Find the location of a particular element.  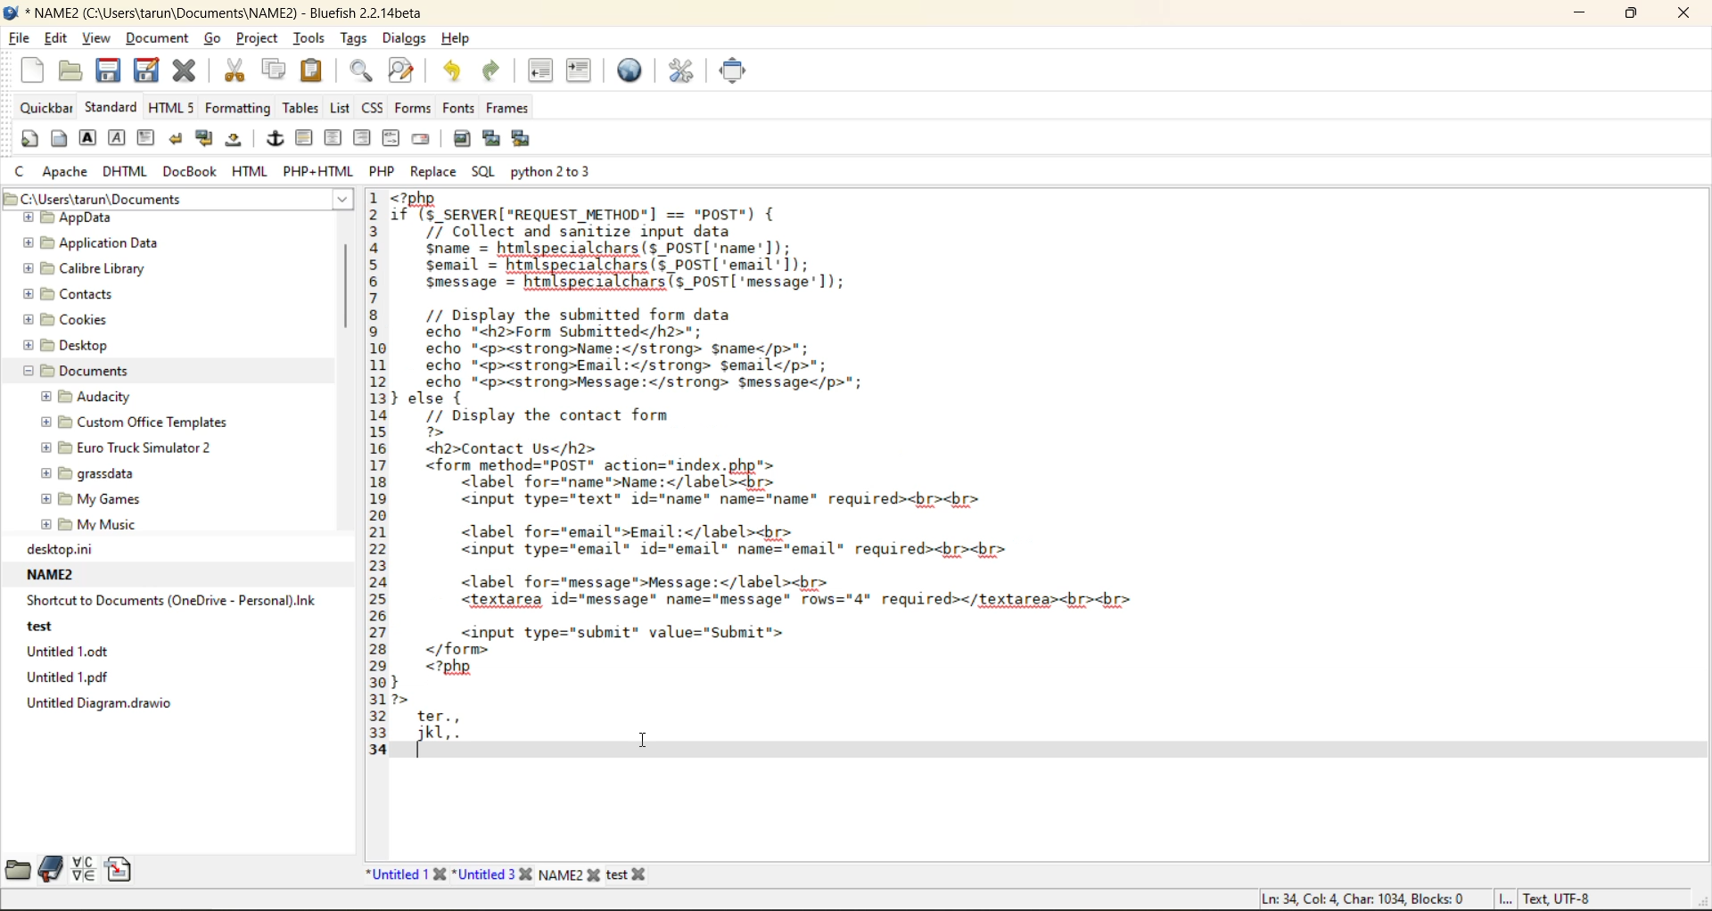

vertical scroll bar is located at coordinates (345, 289).